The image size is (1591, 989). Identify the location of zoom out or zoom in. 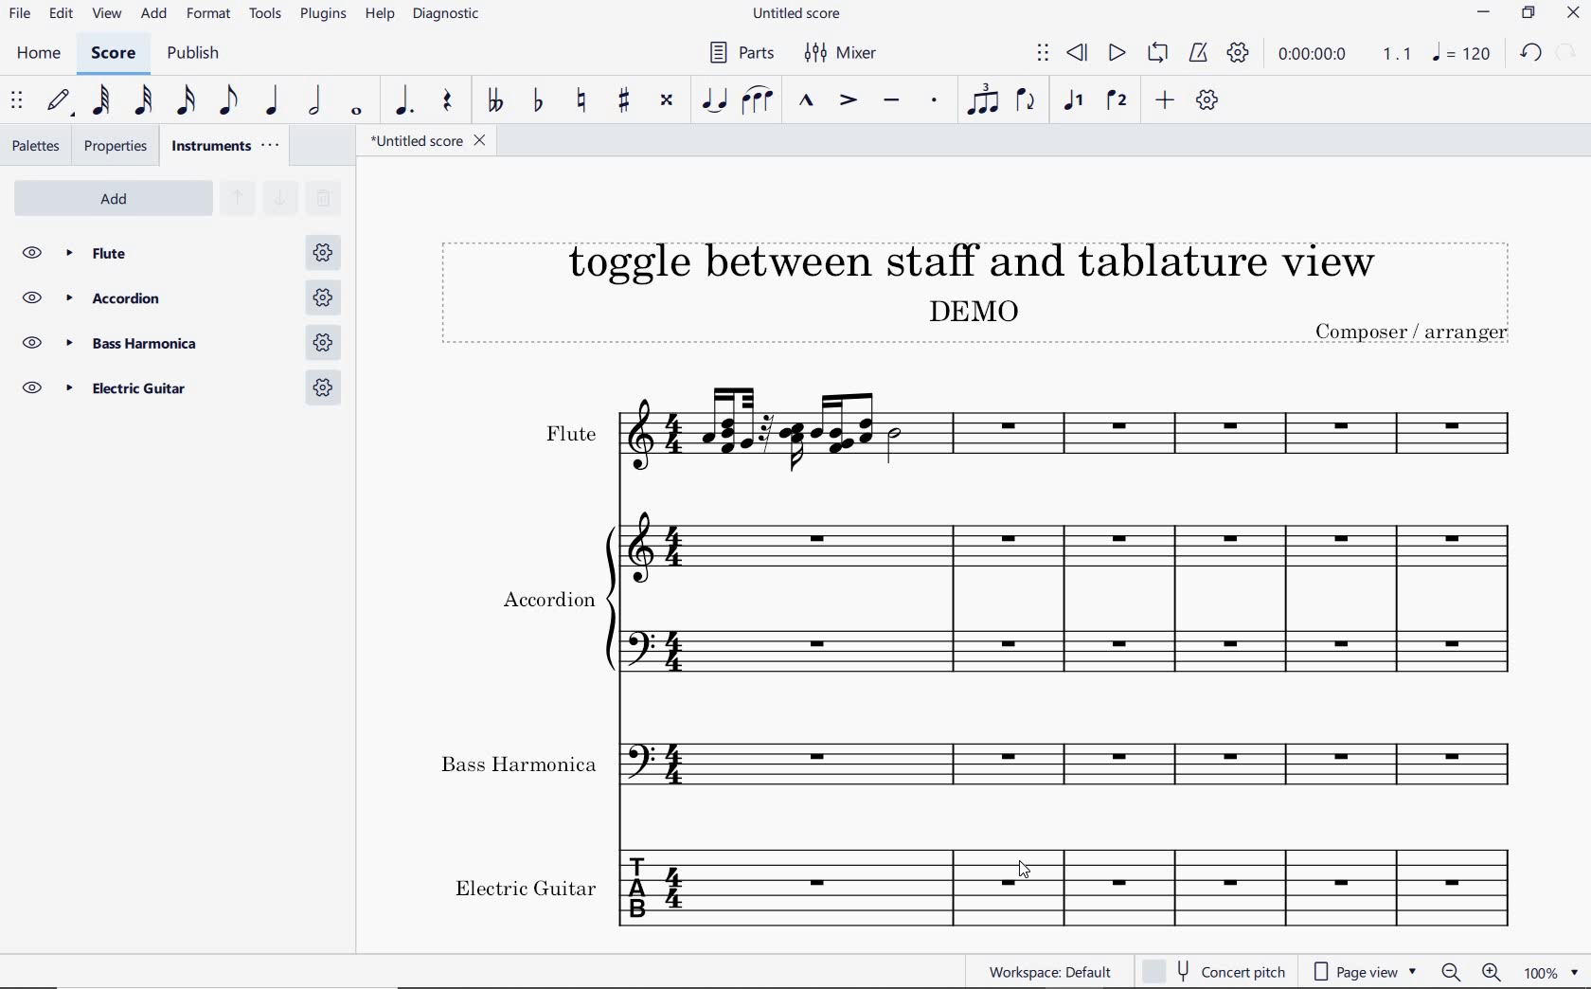
(1471, 972).